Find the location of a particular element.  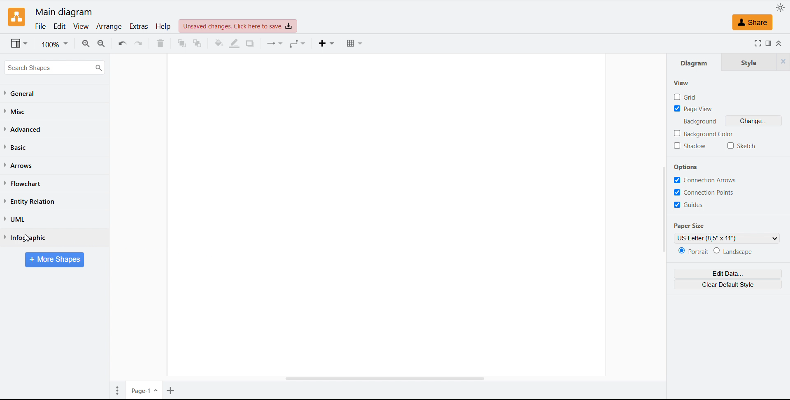

Vertical scroll bar  is located at coordinates (664, 202).